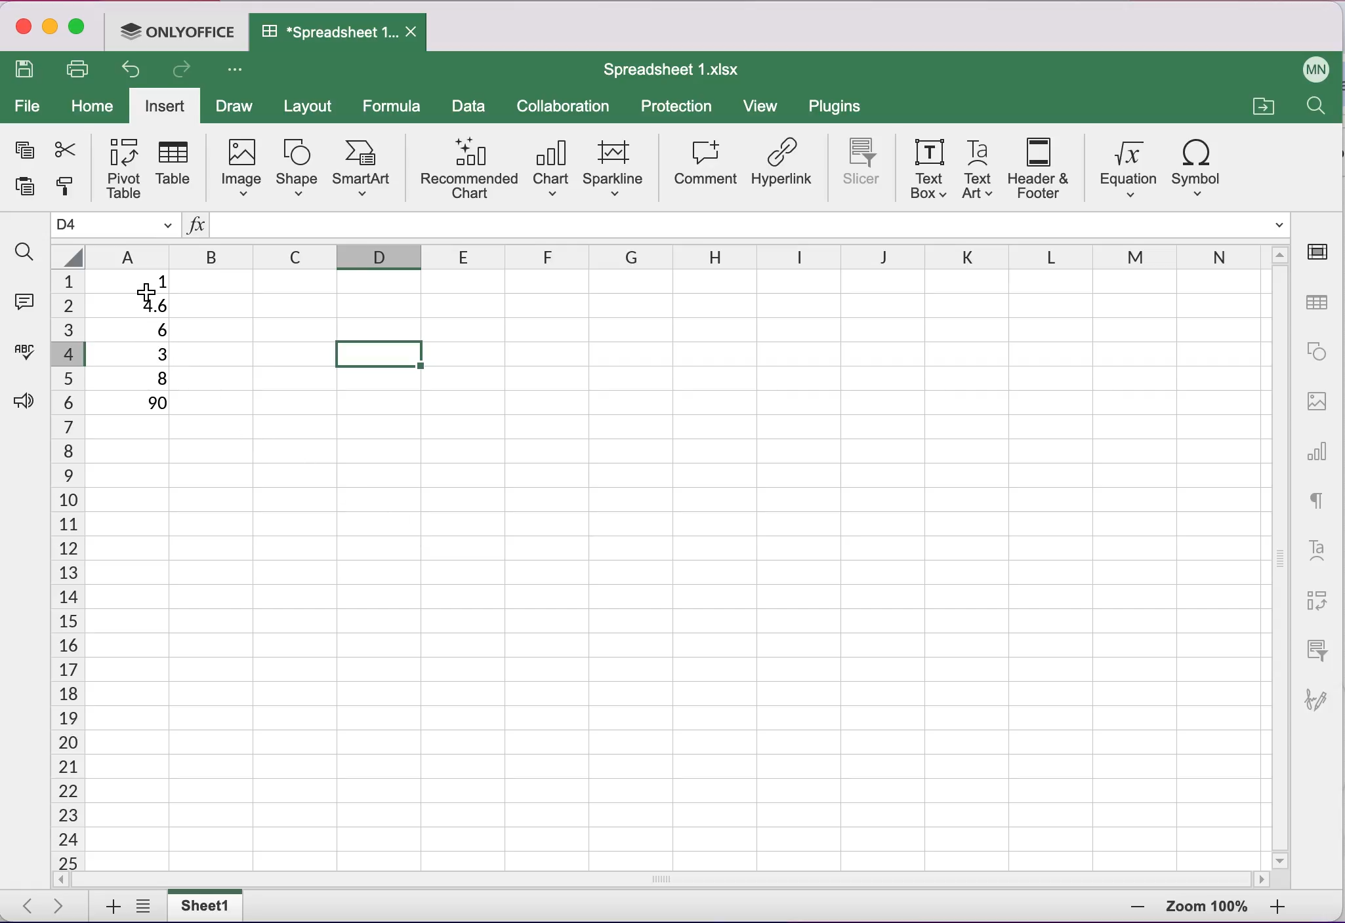  What do you see at coordinates (1266, 107) in the screenshot?
I see `open a file location` at bounding box center [1266, 107].